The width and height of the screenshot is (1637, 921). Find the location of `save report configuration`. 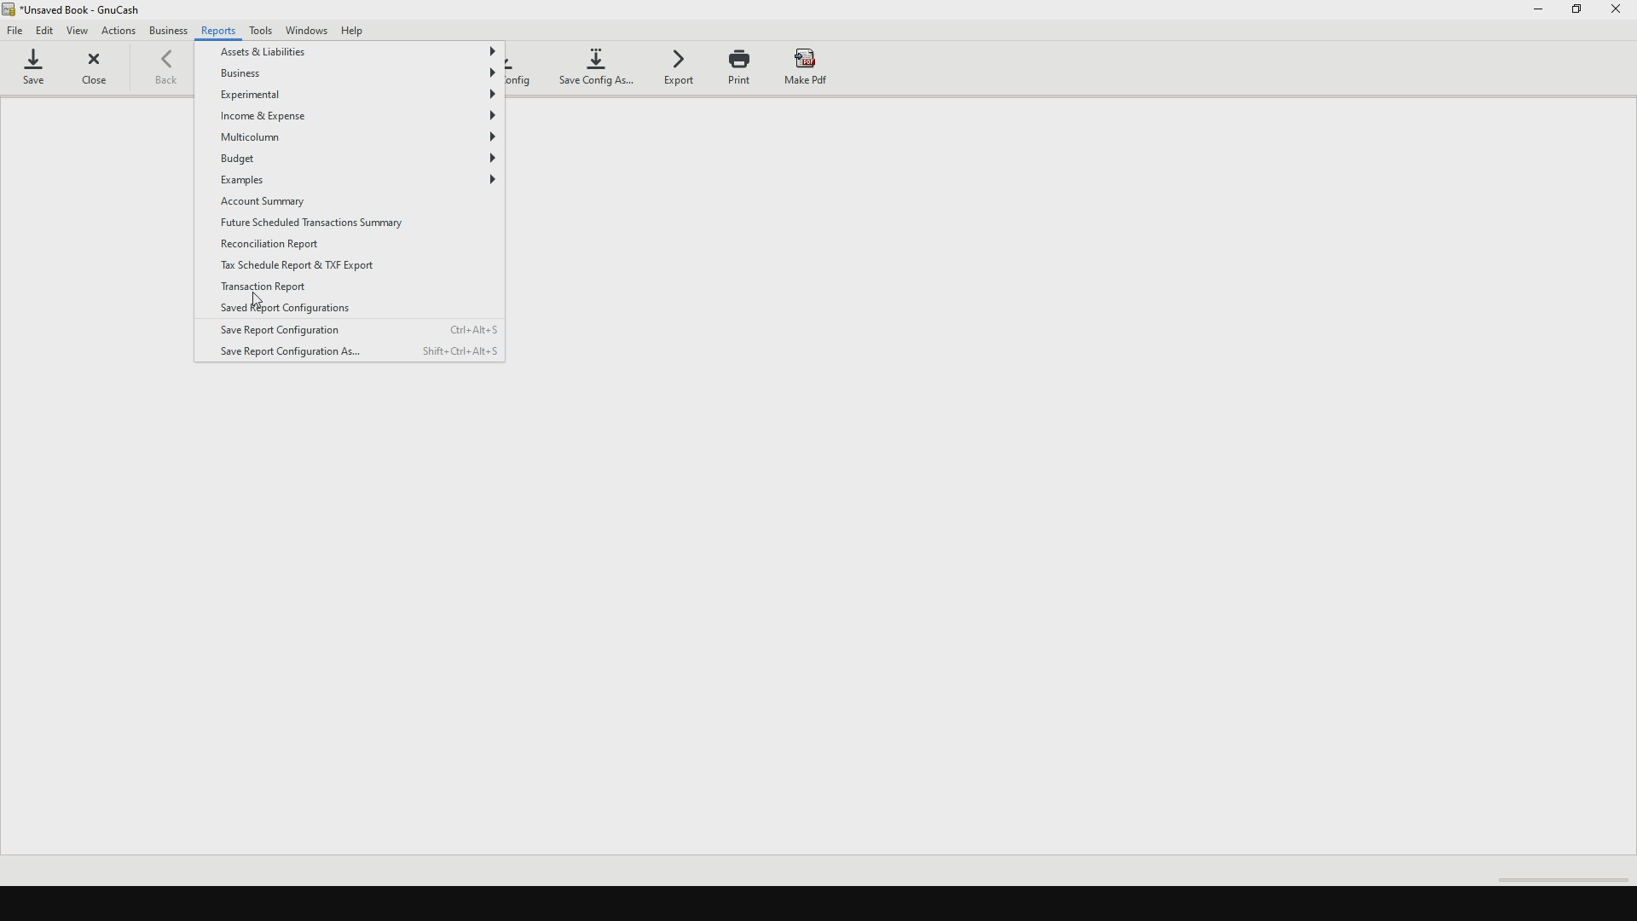

save report configuration is located at coordinates (359, 327).